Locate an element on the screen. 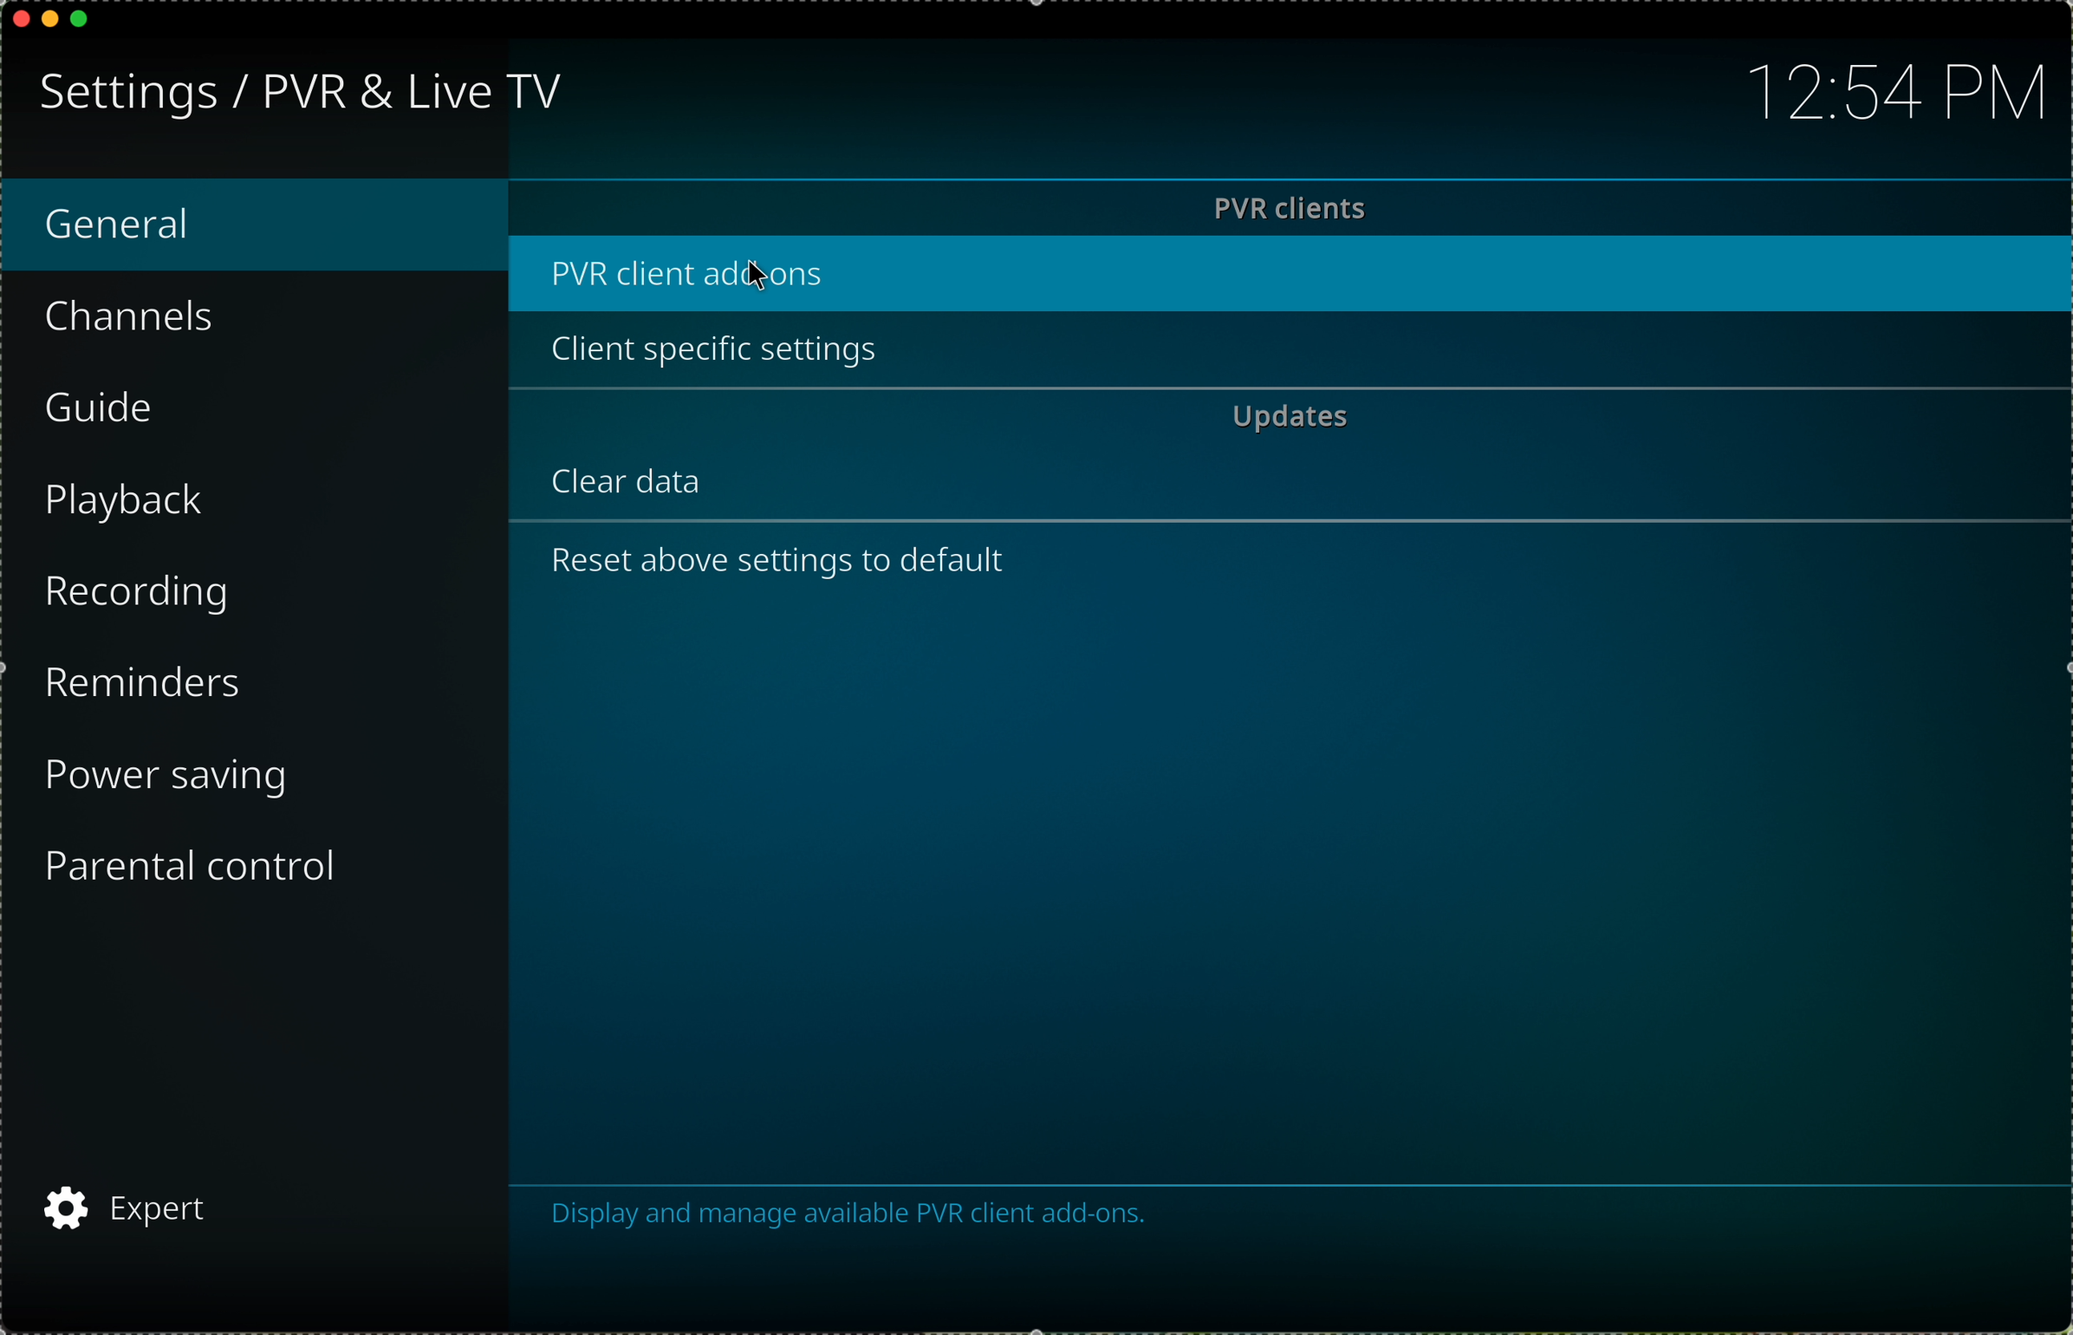 The height and width of the screenshot is (1335, 2073). close app is located at coordinates (18, 16).